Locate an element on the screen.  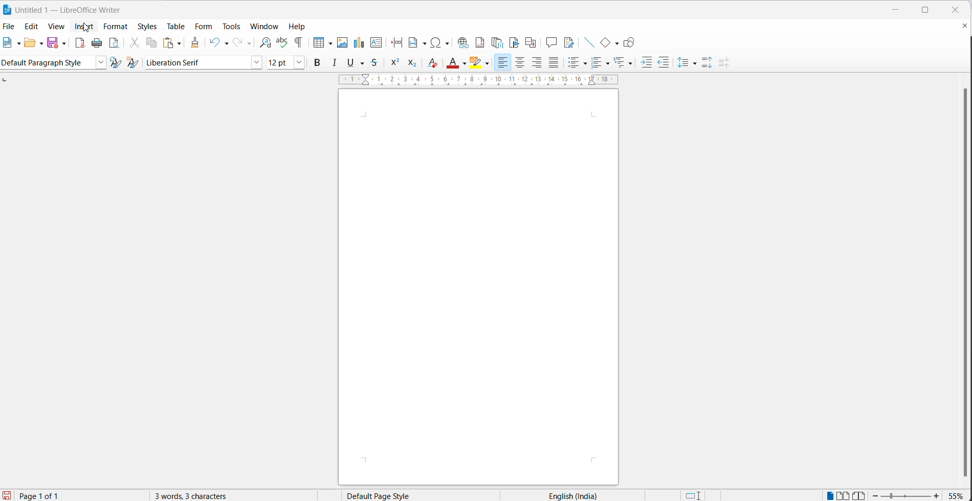
increase indent is located at coordinates (646, 62).